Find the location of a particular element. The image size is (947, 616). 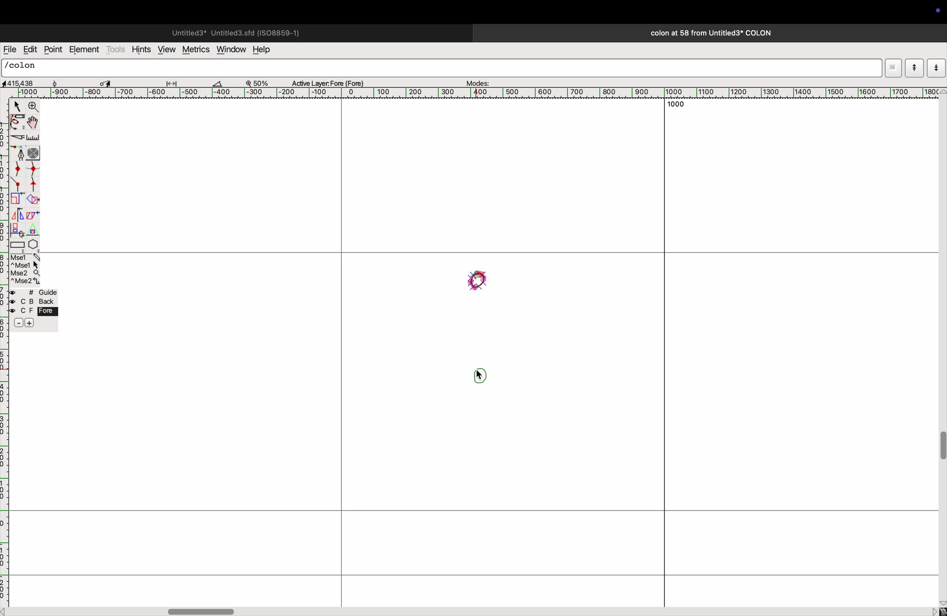

toogle is located at coordinates (941, 451).